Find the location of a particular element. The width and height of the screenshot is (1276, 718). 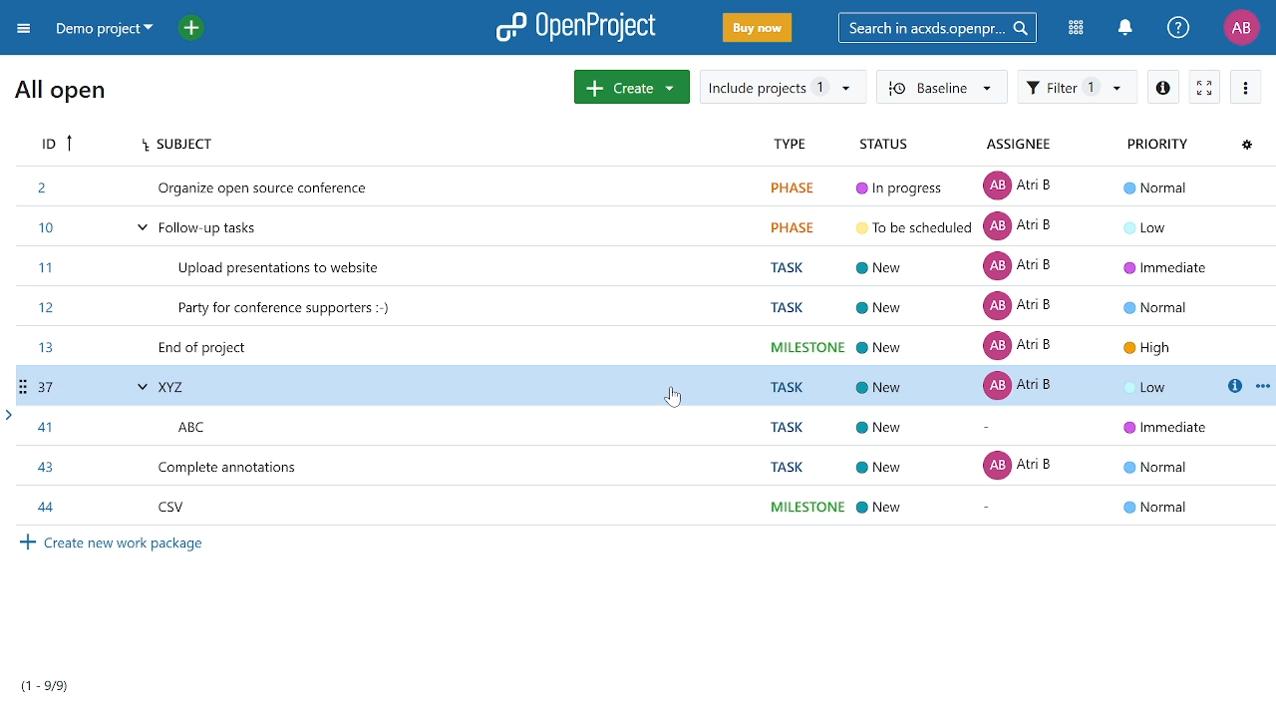

Notifications is located at coordinates (1126, 29).